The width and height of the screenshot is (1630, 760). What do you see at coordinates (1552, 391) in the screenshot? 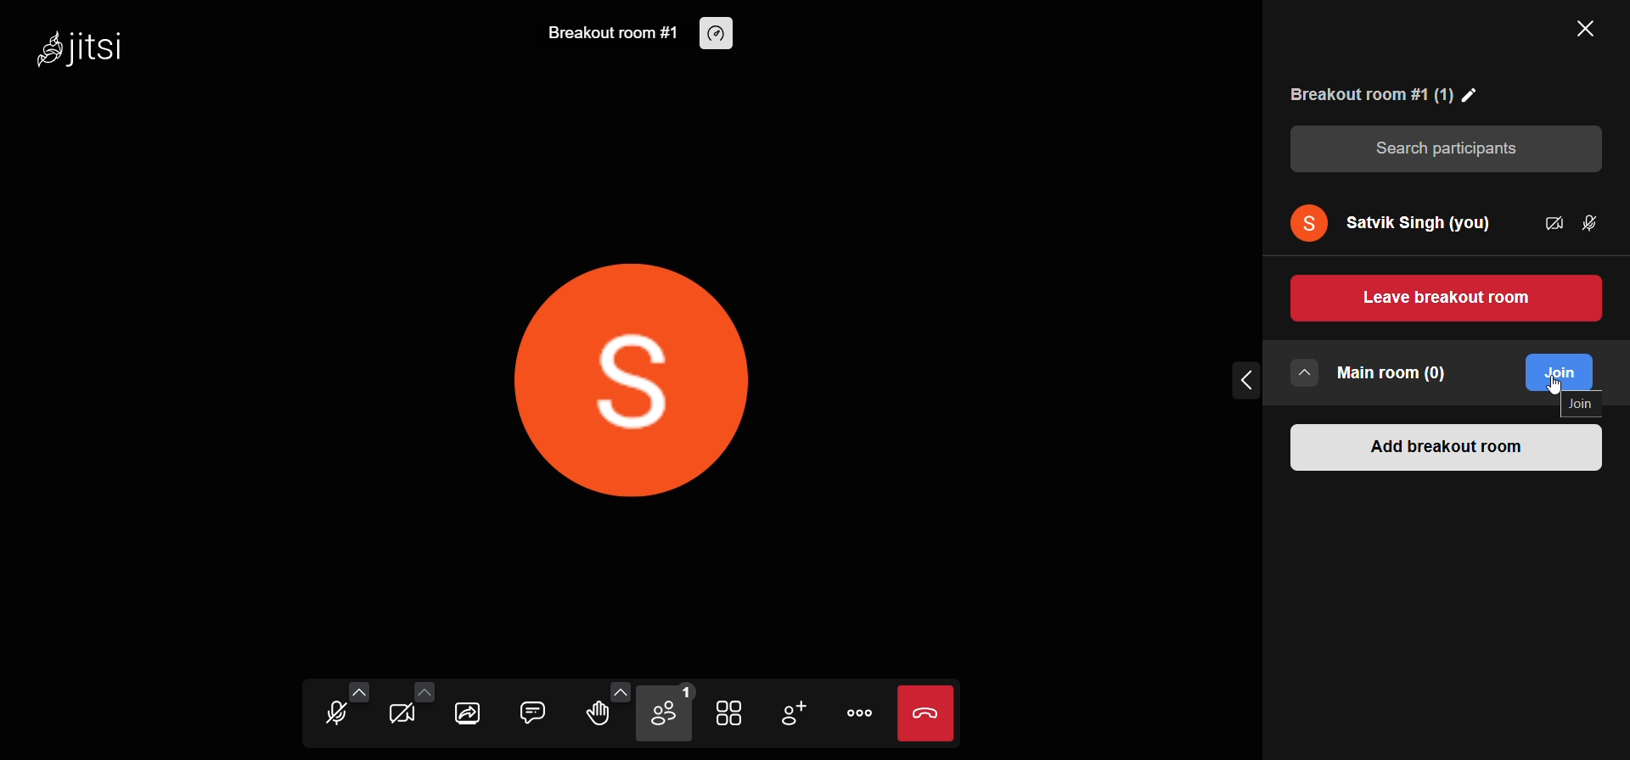
I see `cursor` at bounding box center [1552, 391].